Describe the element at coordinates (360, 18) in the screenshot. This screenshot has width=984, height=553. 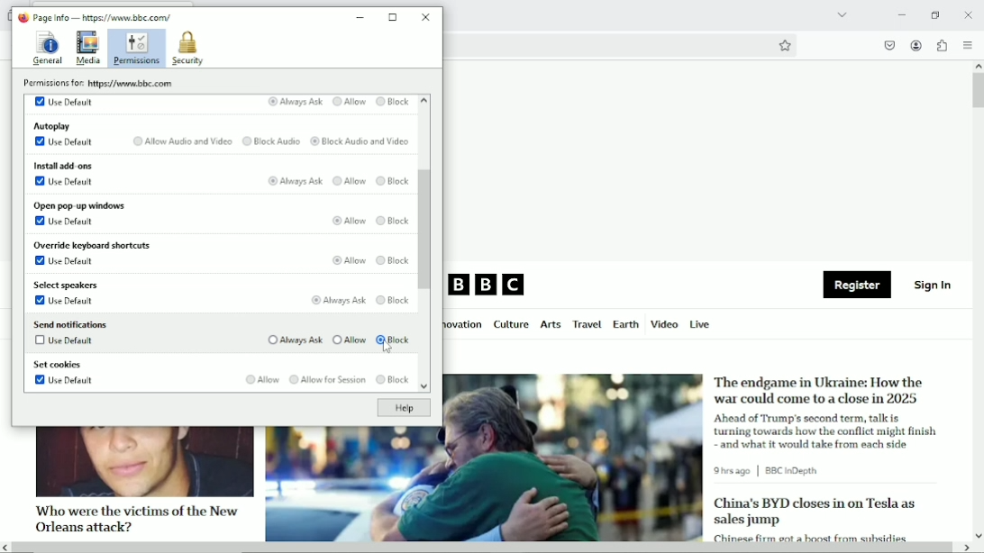
I see `minimize` at that location.